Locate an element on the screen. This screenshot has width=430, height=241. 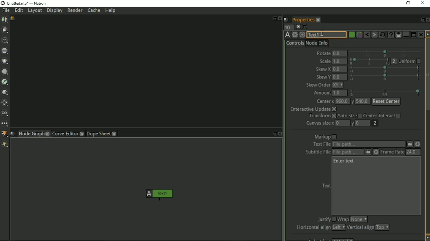
Transform is located at coordinates (6, 103).